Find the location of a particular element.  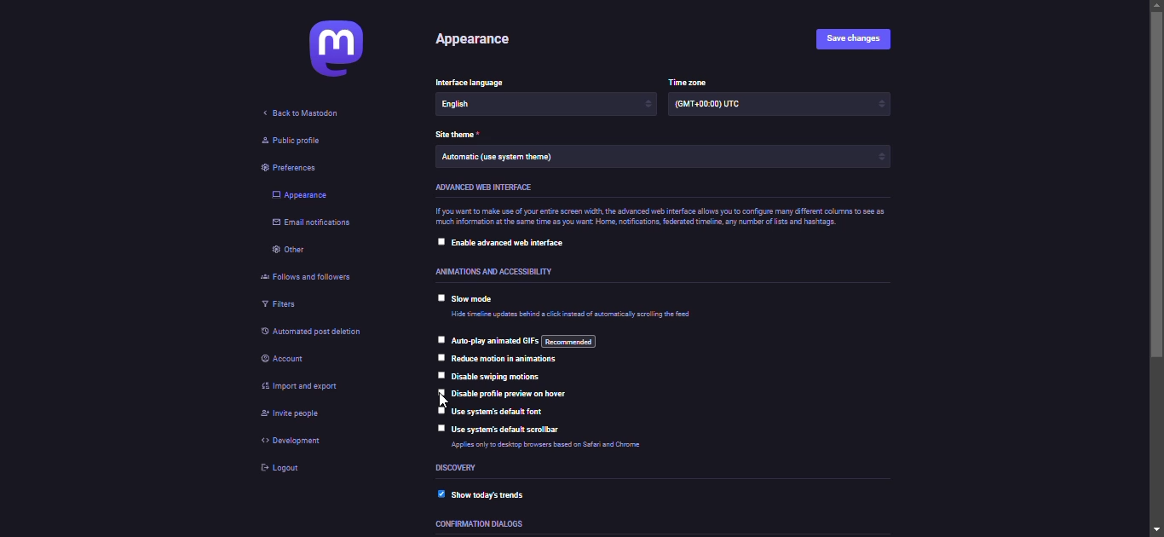

automated post deletion is located at coordinates (320, 331).